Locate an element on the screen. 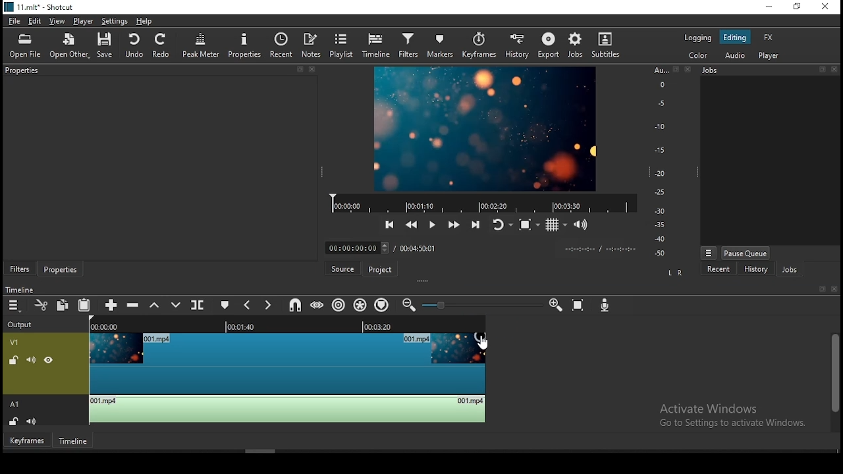 This screenshot has height=474, width=843. properties is located at coordinates (244, 45).